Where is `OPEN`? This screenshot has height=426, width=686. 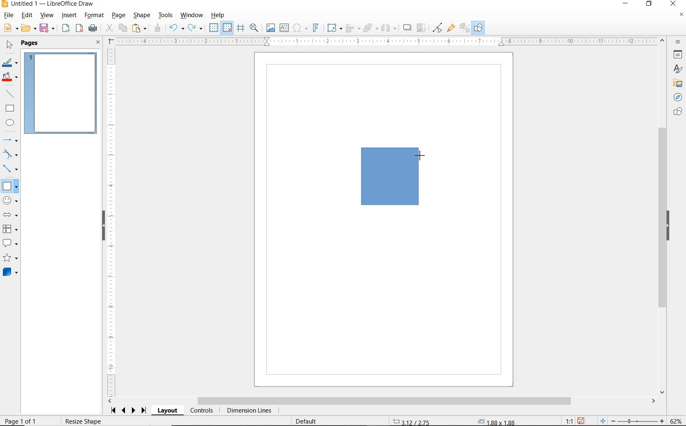
OPEN is located at coordinates (29, 28).